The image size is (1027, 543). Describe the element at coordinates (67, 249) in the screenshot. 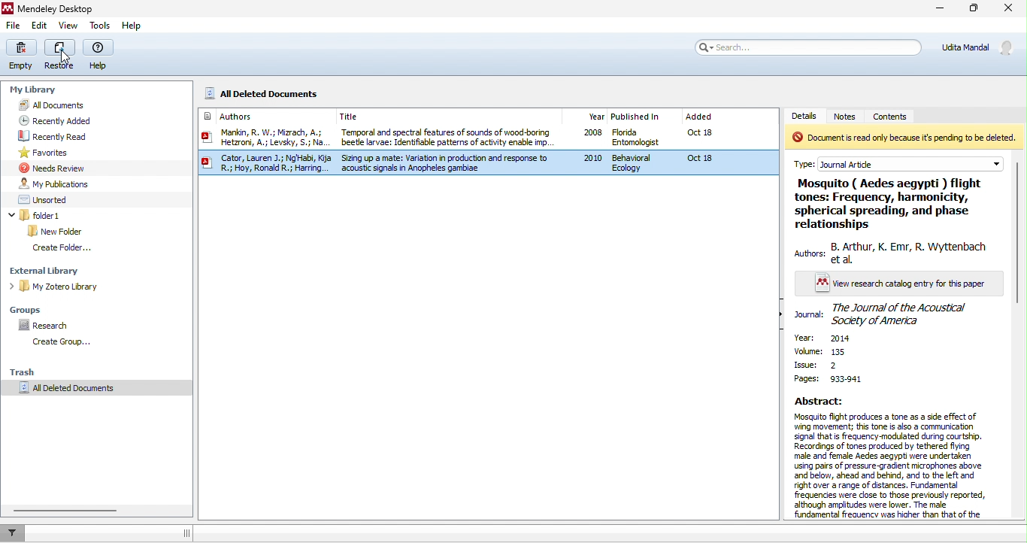

I see `create folder` at that location.